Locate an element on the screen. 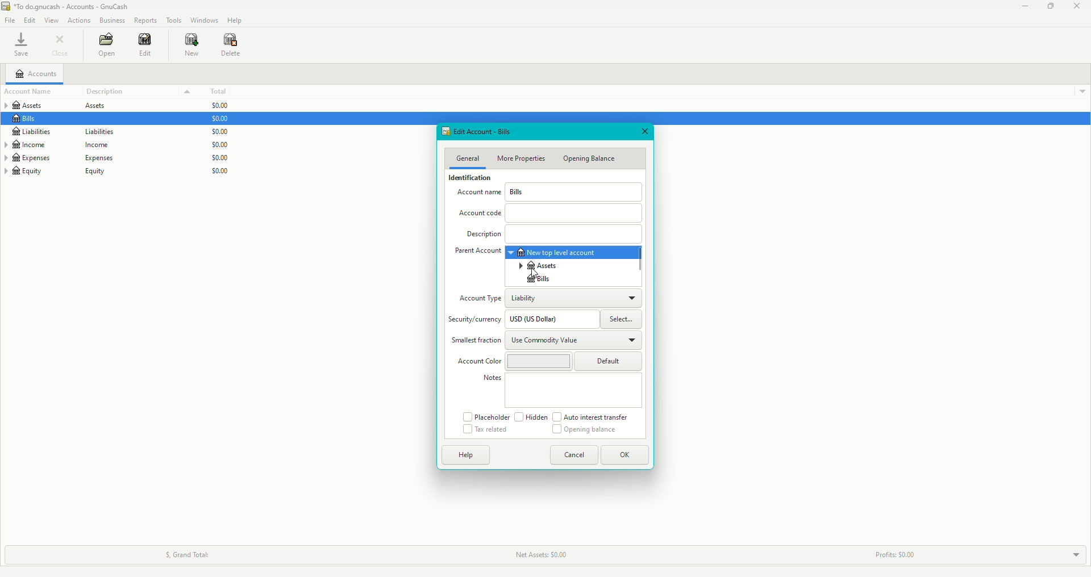 The height and width of the screenshot is (577, 1091). Actions is located at coordinates (78, 19).